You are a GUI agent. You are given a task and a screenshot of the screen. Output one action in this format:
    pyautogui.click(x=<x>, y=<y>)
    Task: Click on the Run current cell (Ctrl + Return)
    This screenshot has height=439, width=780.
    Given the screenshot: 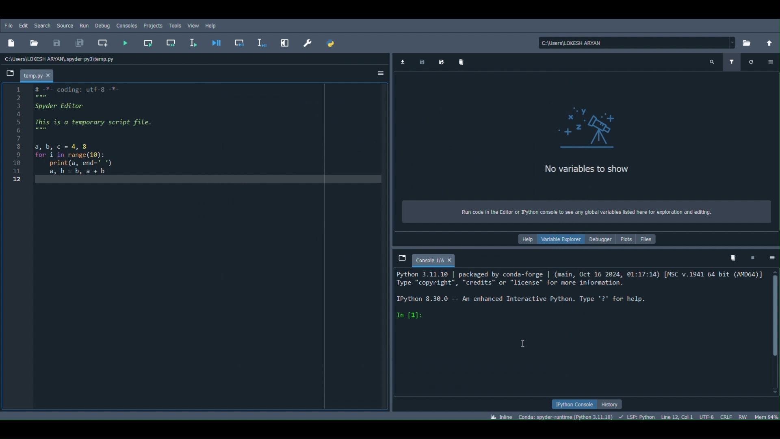 What is the action you would take?
    pyautogui.click(x=145, y=43)
    